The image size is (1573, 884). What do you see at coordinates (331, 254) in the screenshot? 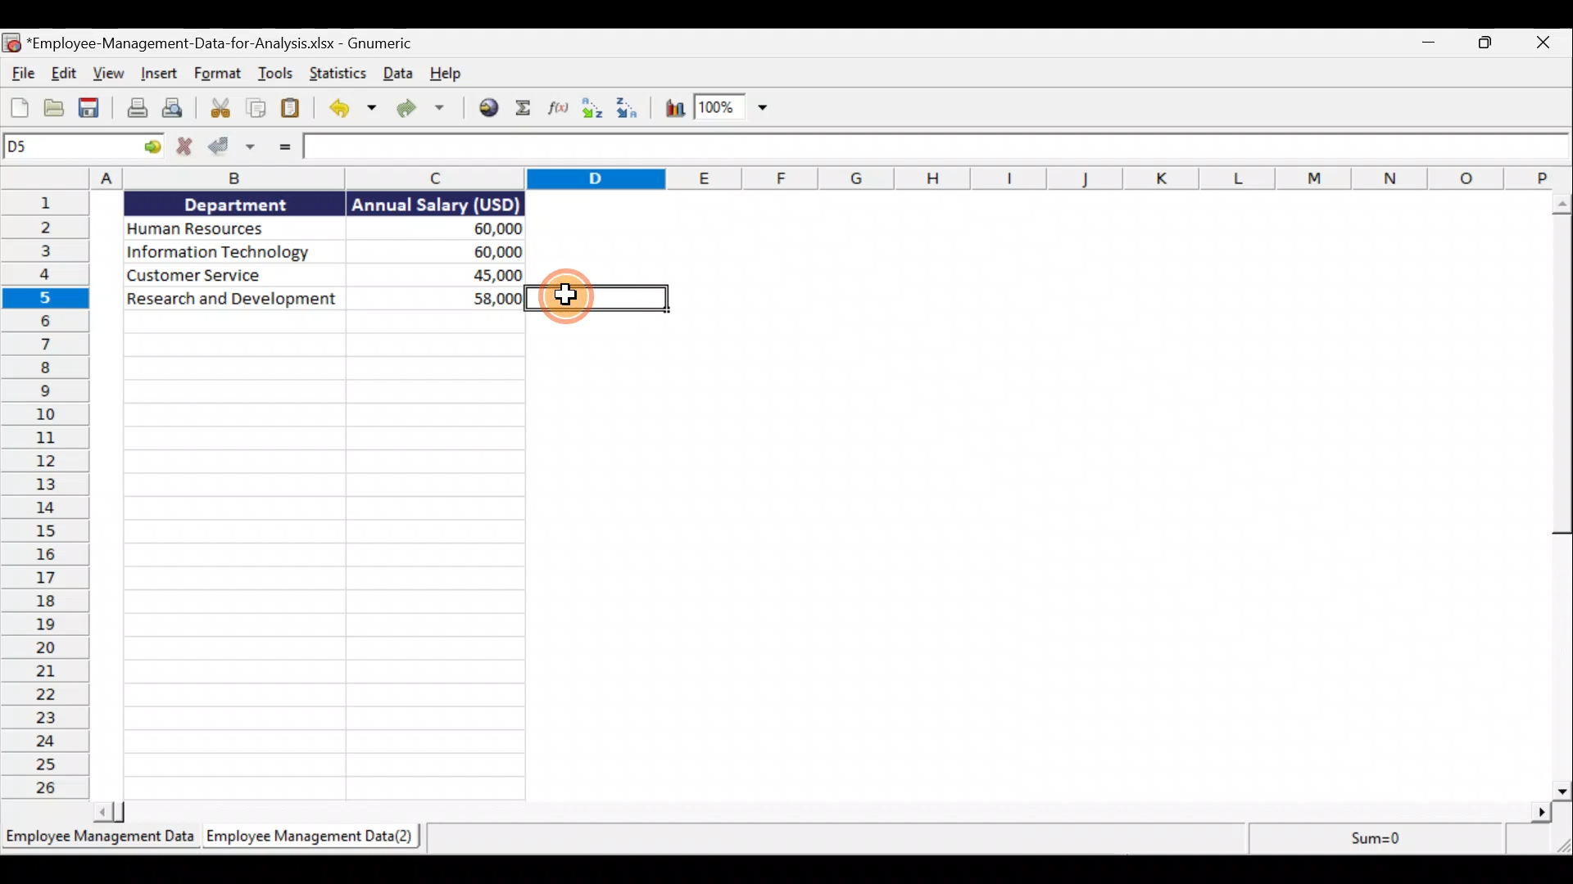
I see `Data` at bounding box center [331, 254].